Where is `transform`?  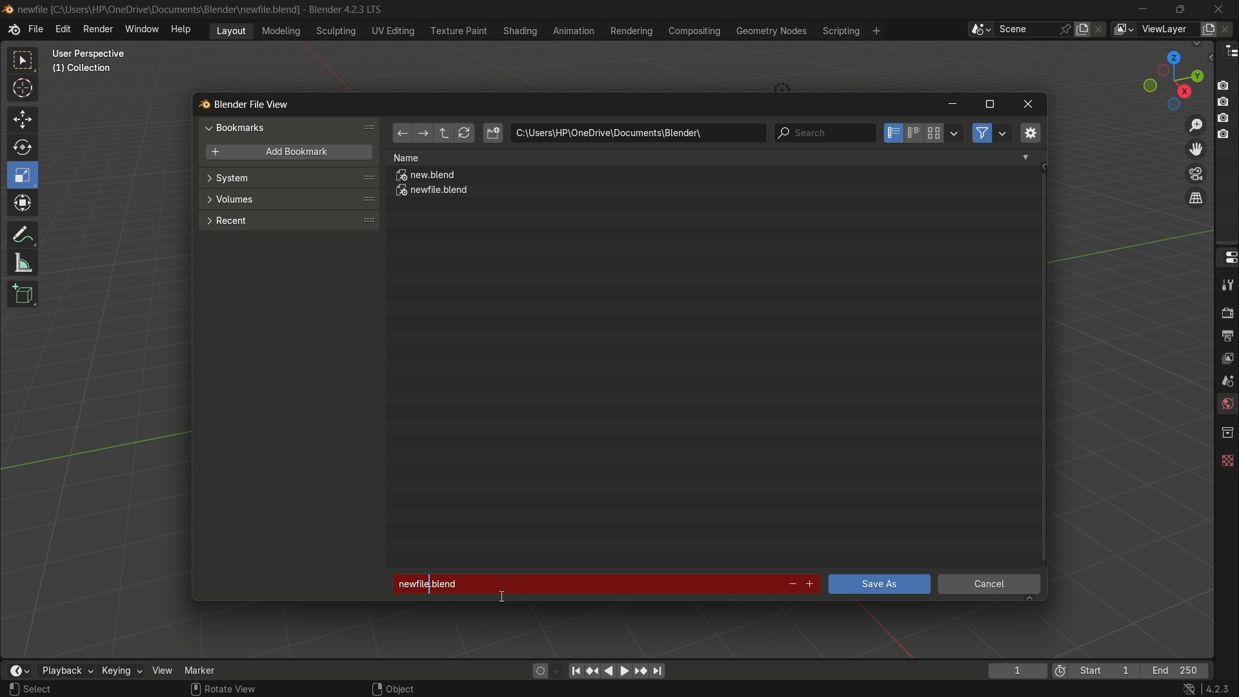 transform is located at coordinates (24, 205).